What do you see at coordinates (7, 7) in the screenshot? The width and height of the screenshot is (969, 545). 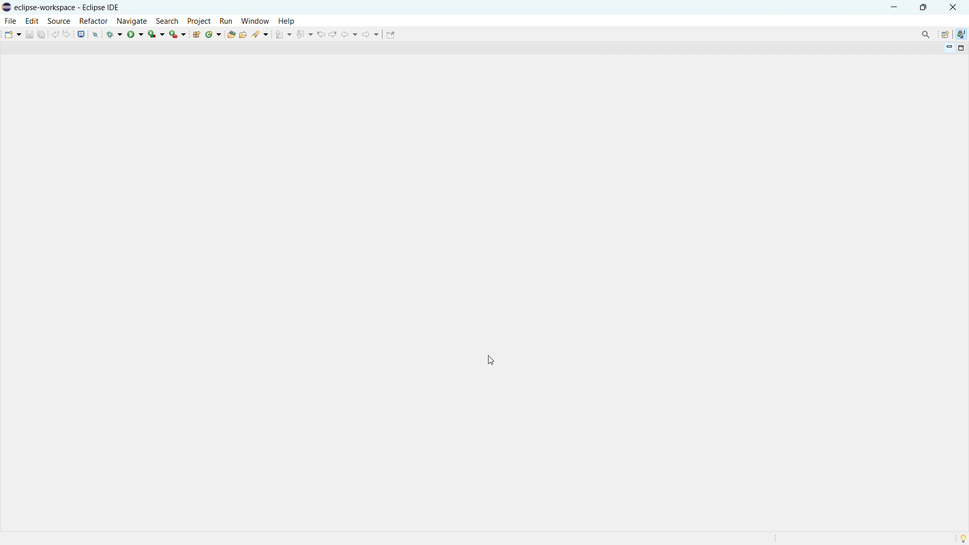 I see `logo` at bounding box center [7, 7].